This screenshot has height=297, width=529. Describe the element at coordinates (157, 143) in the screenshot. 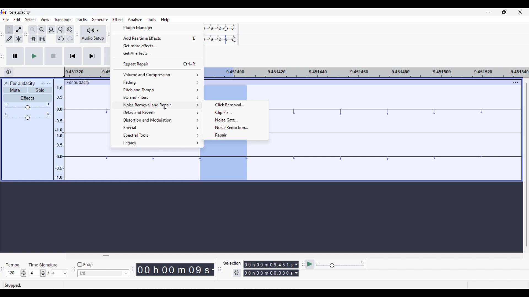

I see `Legacy options` at that location.